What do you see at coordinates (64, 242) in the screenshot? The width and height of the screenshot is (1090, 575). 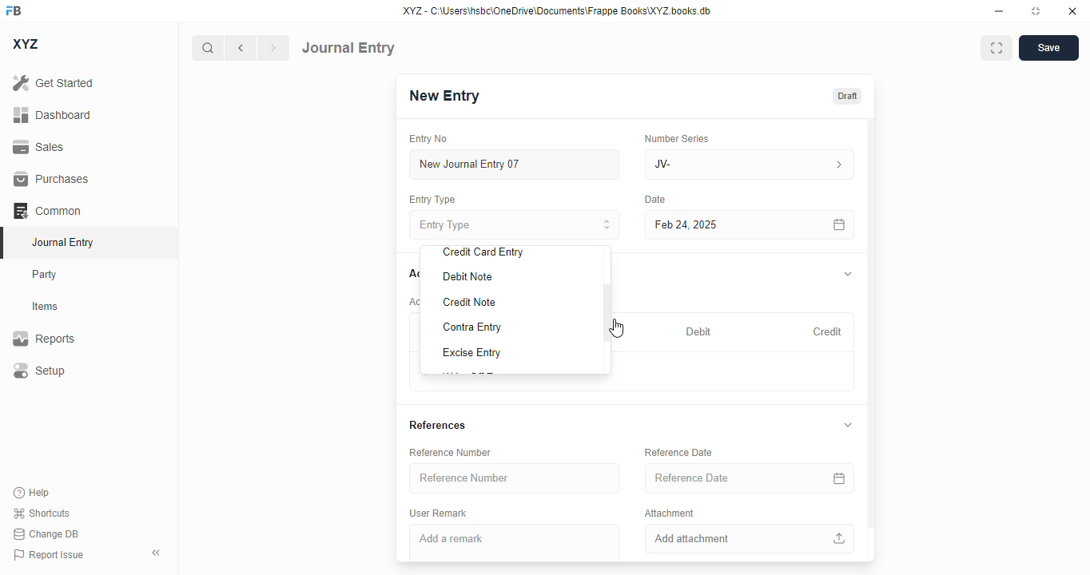 I see `journal entry` at bounding box center [64, 242].